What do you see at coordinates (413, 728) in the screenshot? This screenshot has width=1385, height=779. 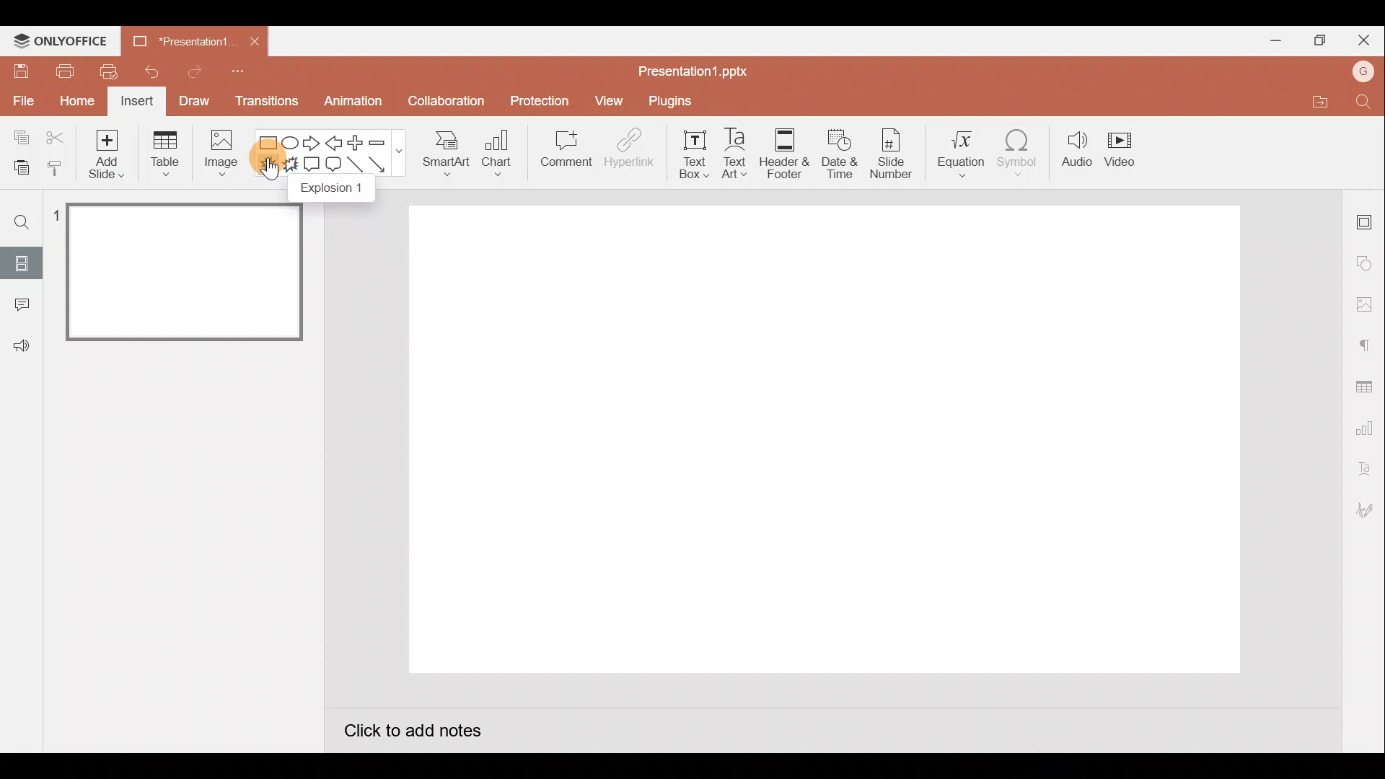 I see `Click to add notes` at bounding box center [413, 728].